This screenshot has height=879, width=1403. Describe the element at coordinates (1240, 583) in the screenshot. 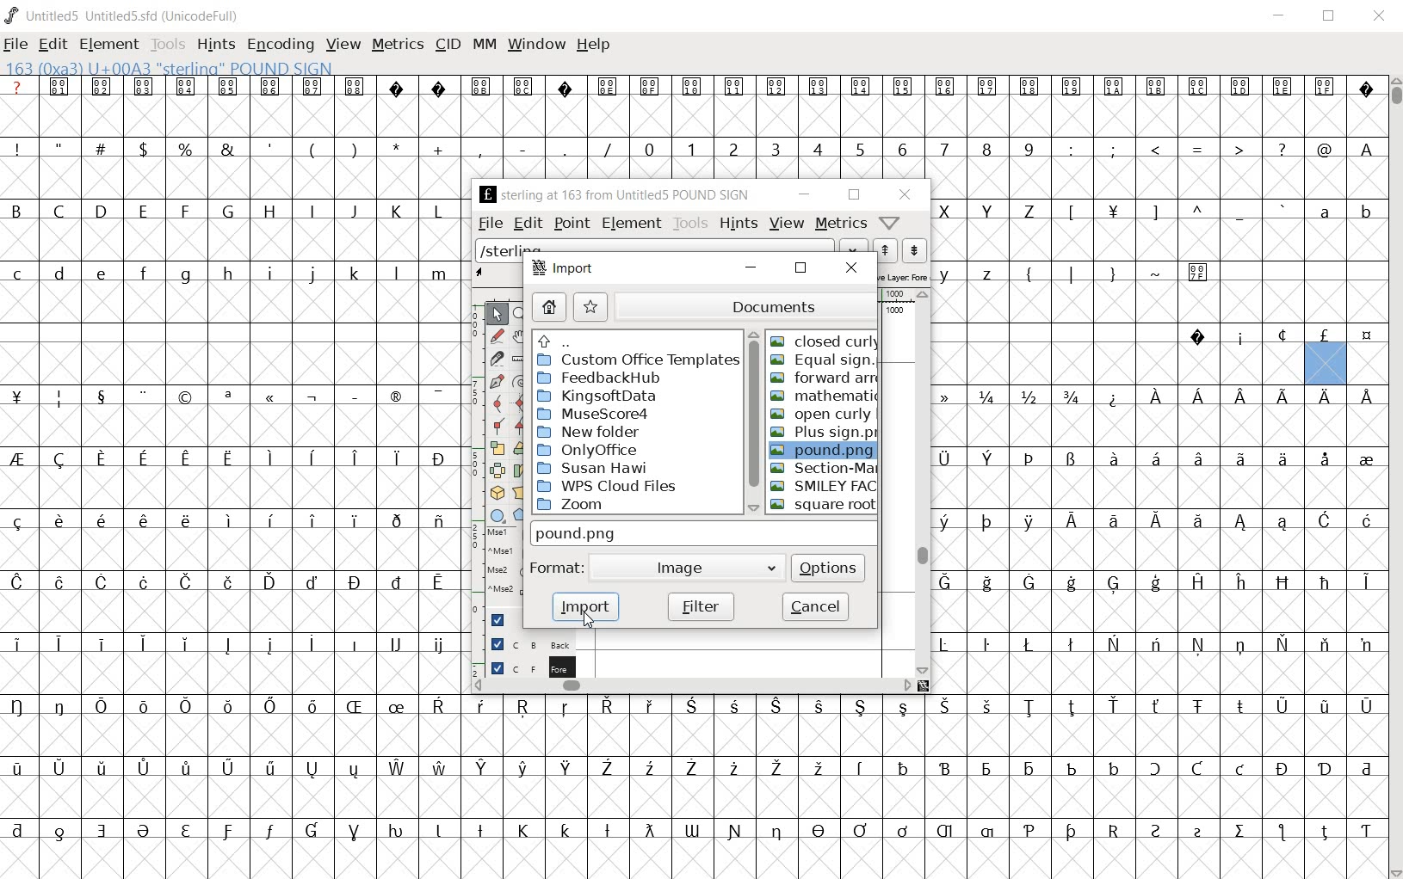

I see `Symbol` at that location.